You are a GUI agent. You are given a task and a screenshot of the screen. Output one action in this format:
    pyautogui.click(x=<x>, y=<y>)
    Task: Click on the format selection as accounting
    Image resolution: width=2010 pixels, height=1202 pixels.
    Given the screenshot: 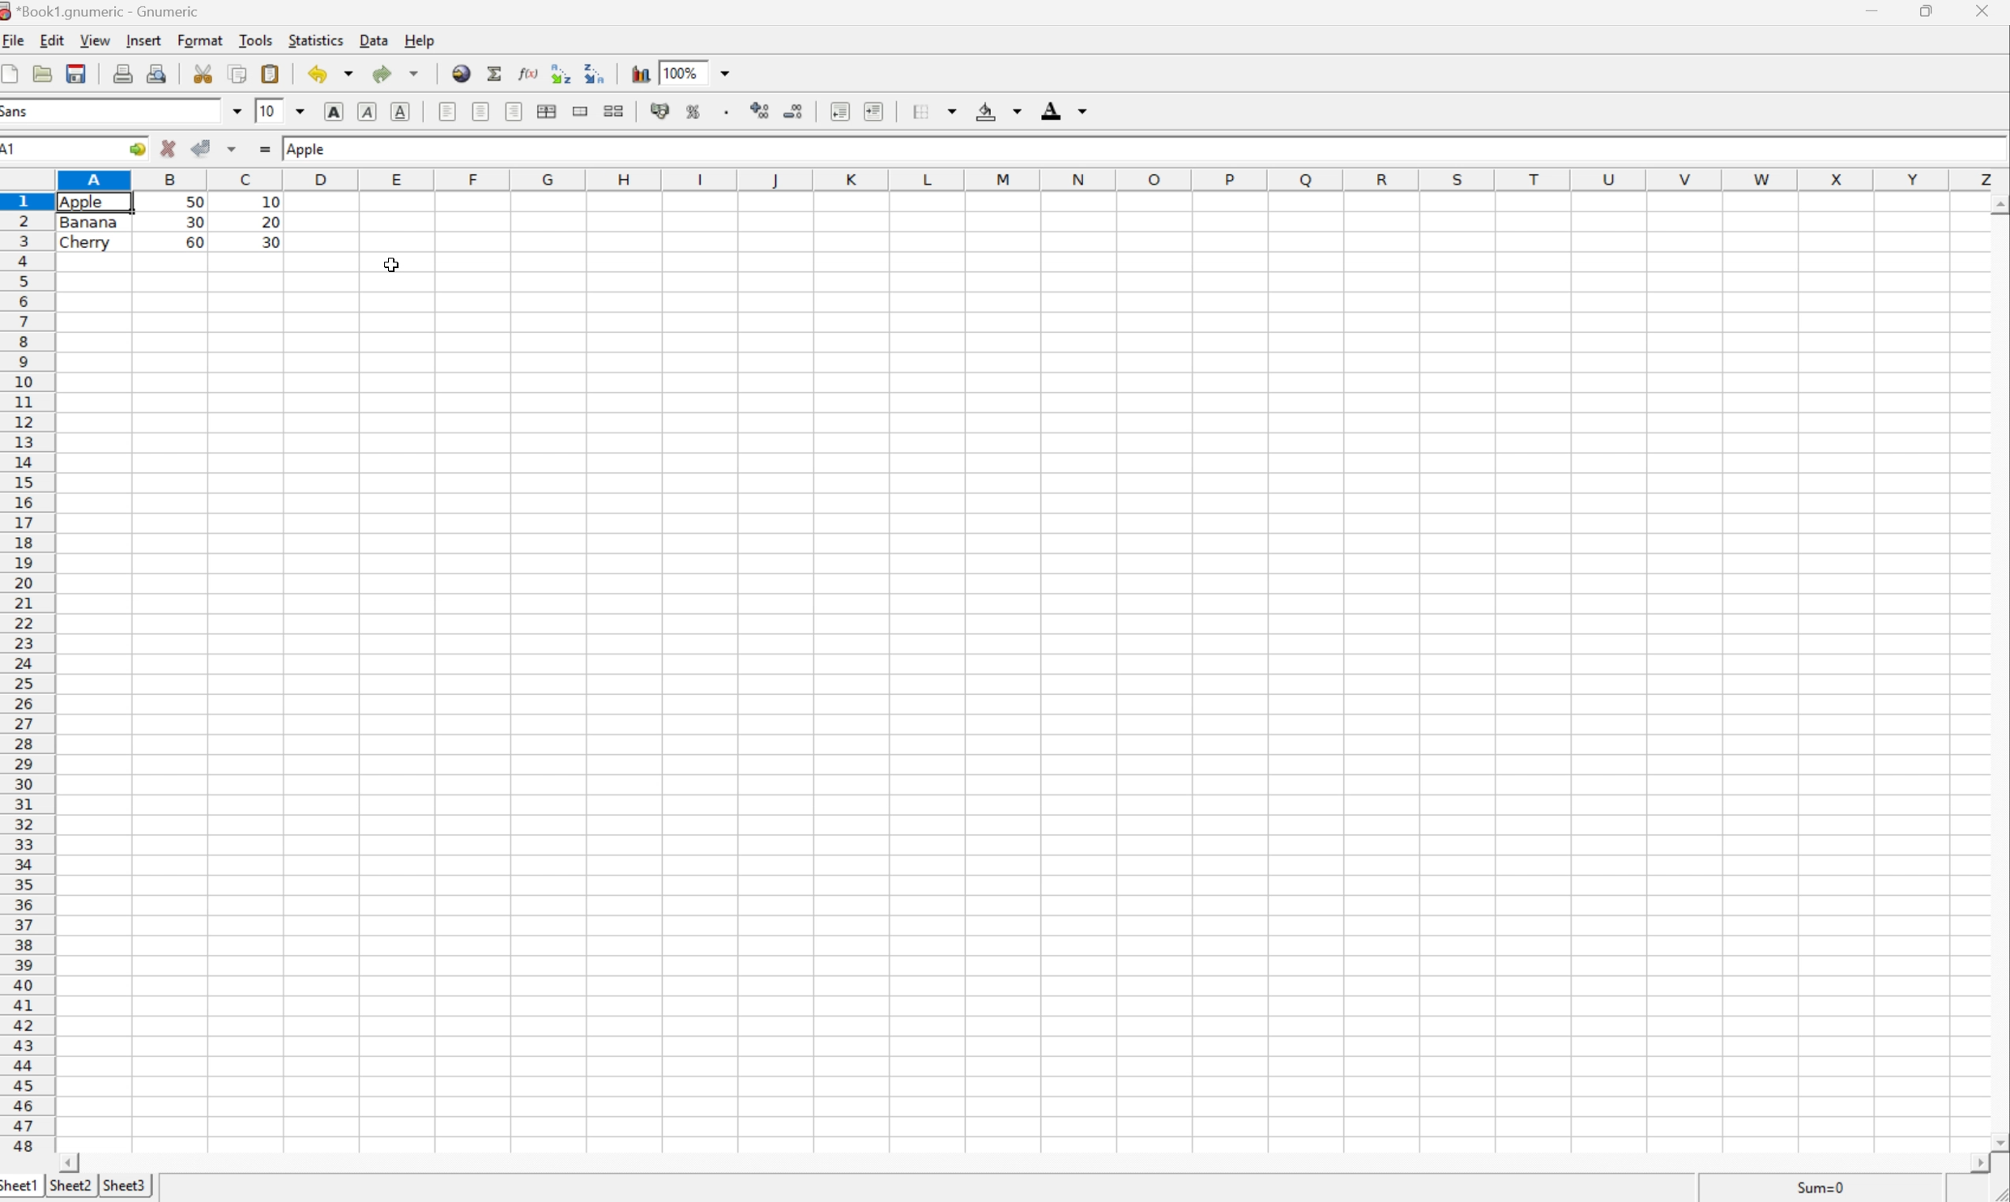 What is the action you would take?
    pyautogui.click(x=661, y=111)
    